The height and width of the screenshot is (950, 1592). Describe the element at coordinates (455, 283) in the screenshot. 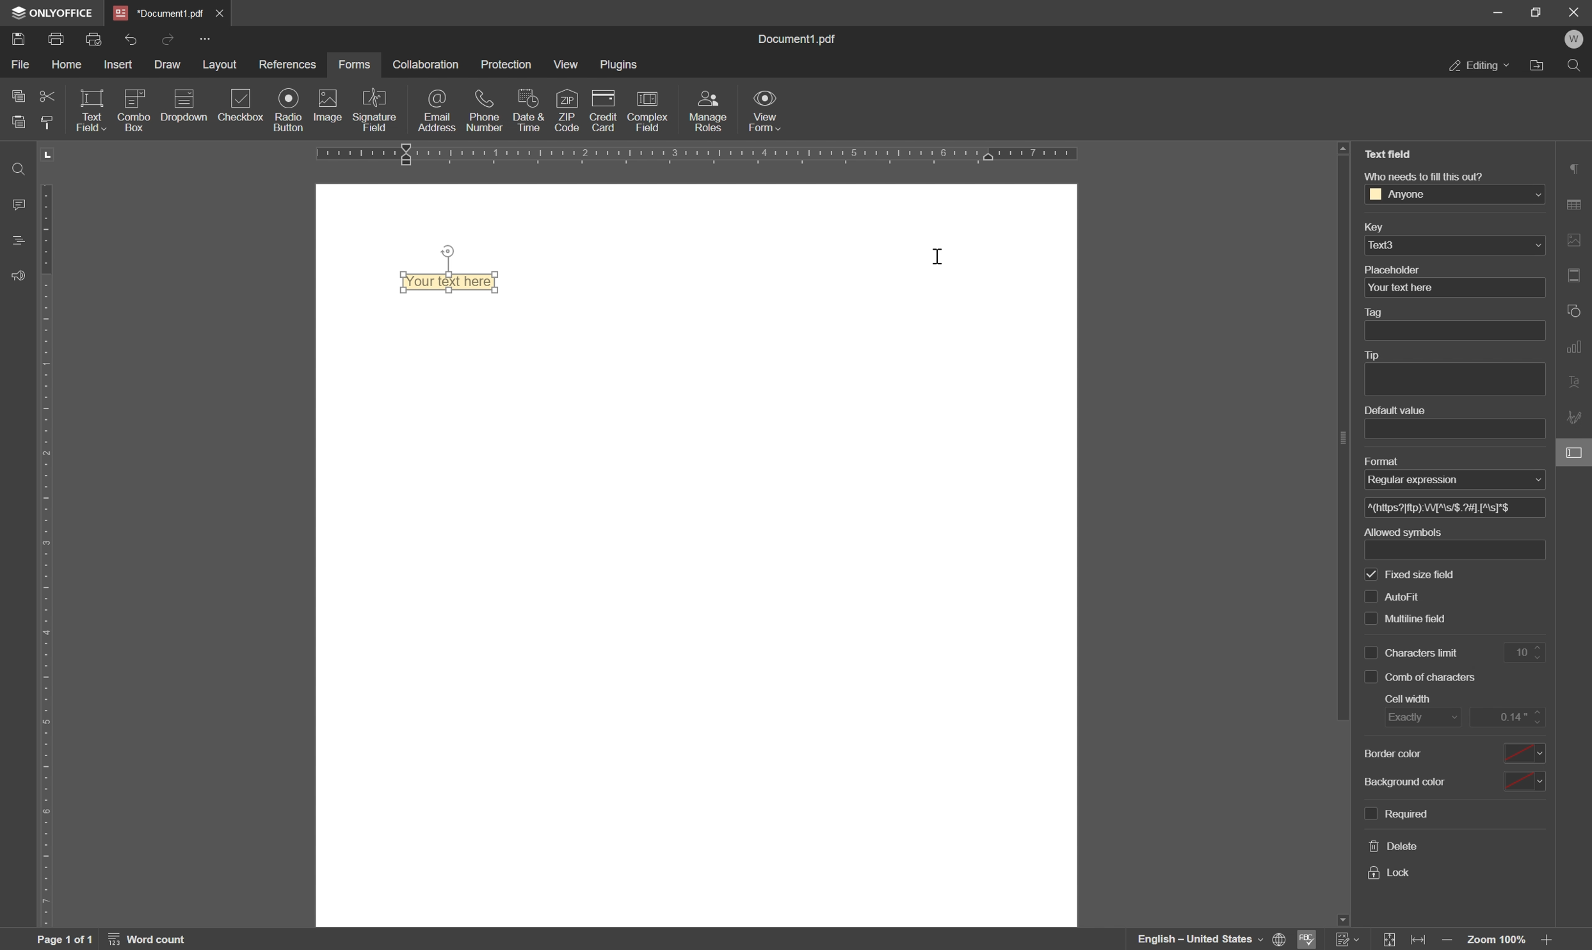

I see `Text field` at that location.